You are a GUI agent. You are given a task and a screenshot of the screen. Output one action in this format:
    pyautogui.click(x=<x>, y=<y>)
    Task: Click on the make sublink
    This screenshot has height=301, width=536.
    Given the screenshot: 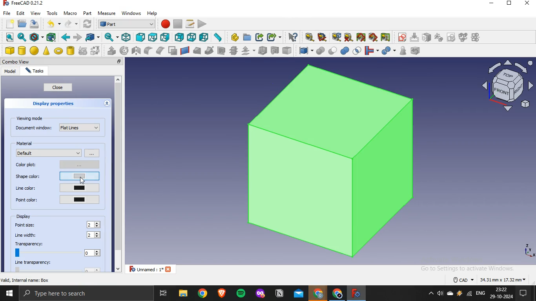 What is the action you would take?
    pyautogui.click(x=272, y=37)
    